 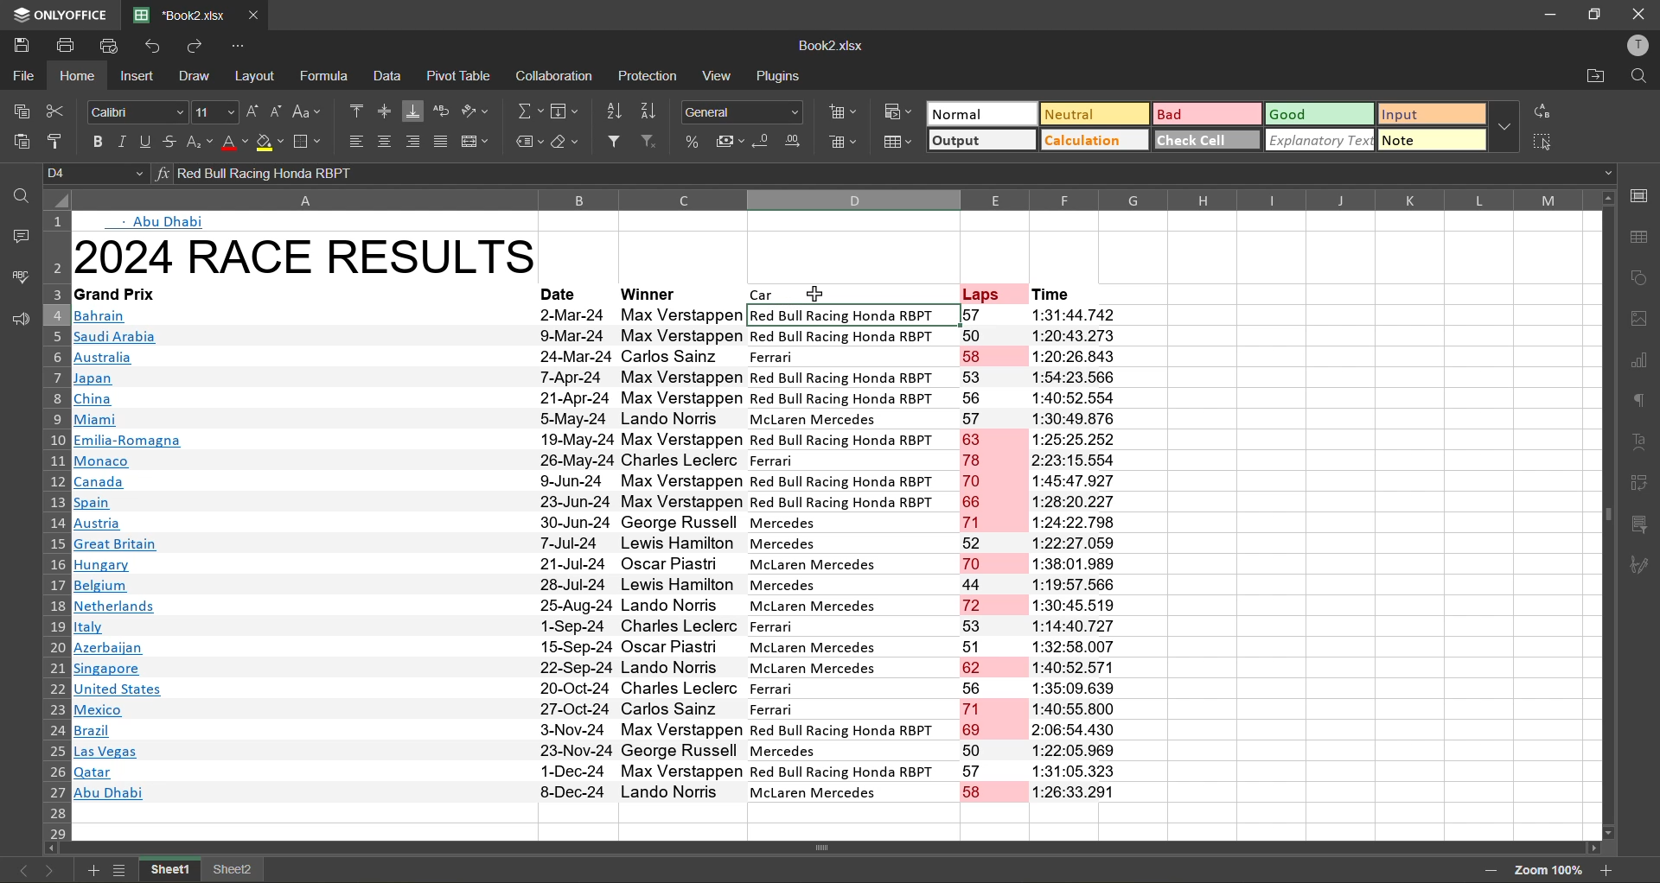 What do you see at coordinates (25, 79) in the screenshot?
I see `file` at bounding box center [25, 79].